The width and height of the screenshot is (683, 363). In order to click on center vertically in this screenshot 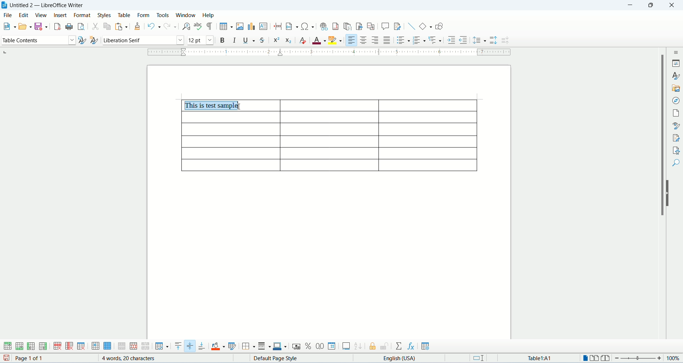, I will do `click(190, 346)`.